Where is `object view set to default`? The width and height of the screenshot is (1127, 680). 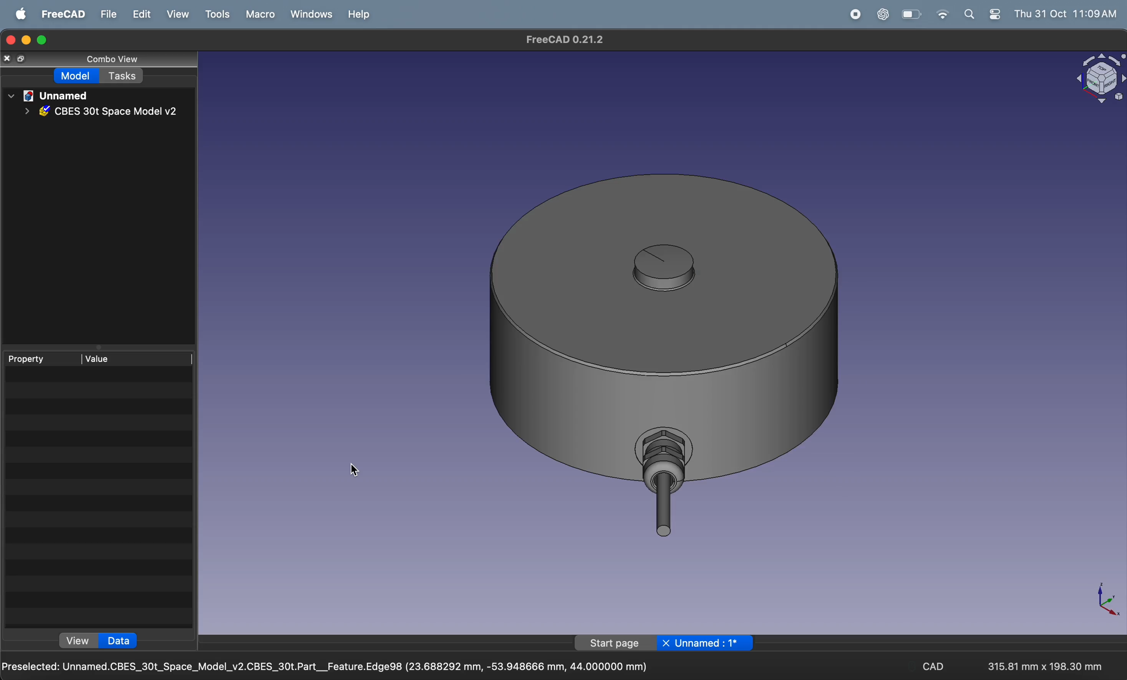 object view set to default is located at coordinates (670, 355).